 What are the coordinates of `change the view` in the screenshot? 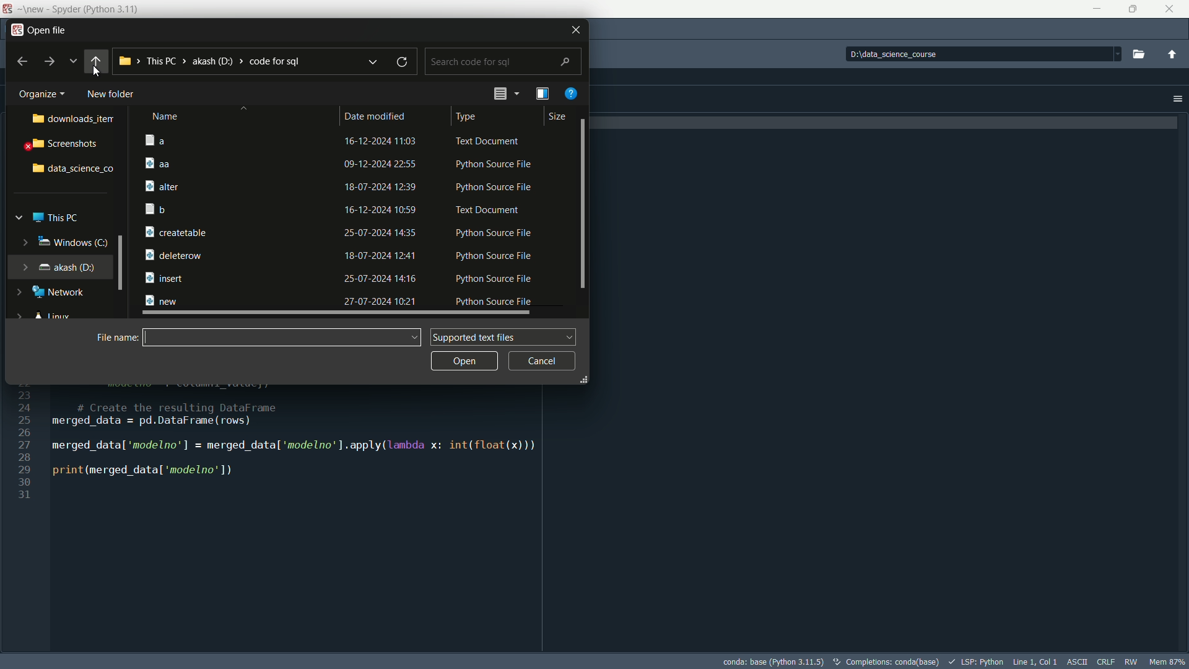 It's located at (503, 93).